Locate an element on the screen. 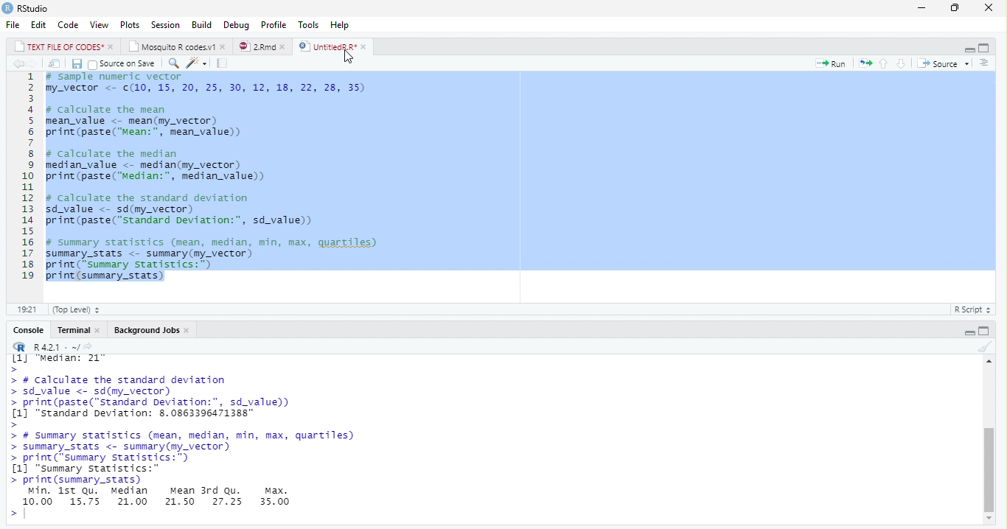 This screenshot has width=1007, height=529. code is located at coordinates (69, 24).